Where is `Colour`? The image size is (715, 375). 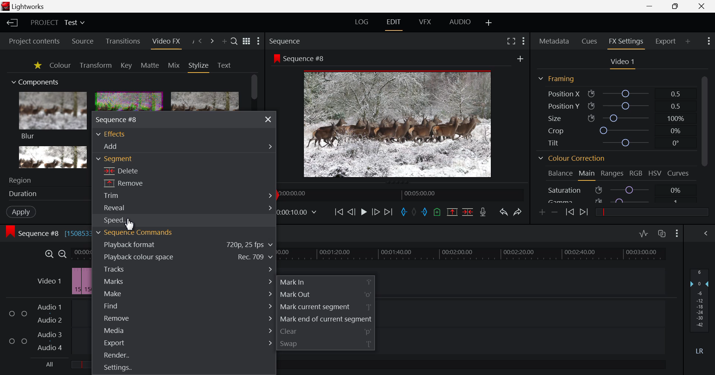 Colour is located at coordinates (60, 65).